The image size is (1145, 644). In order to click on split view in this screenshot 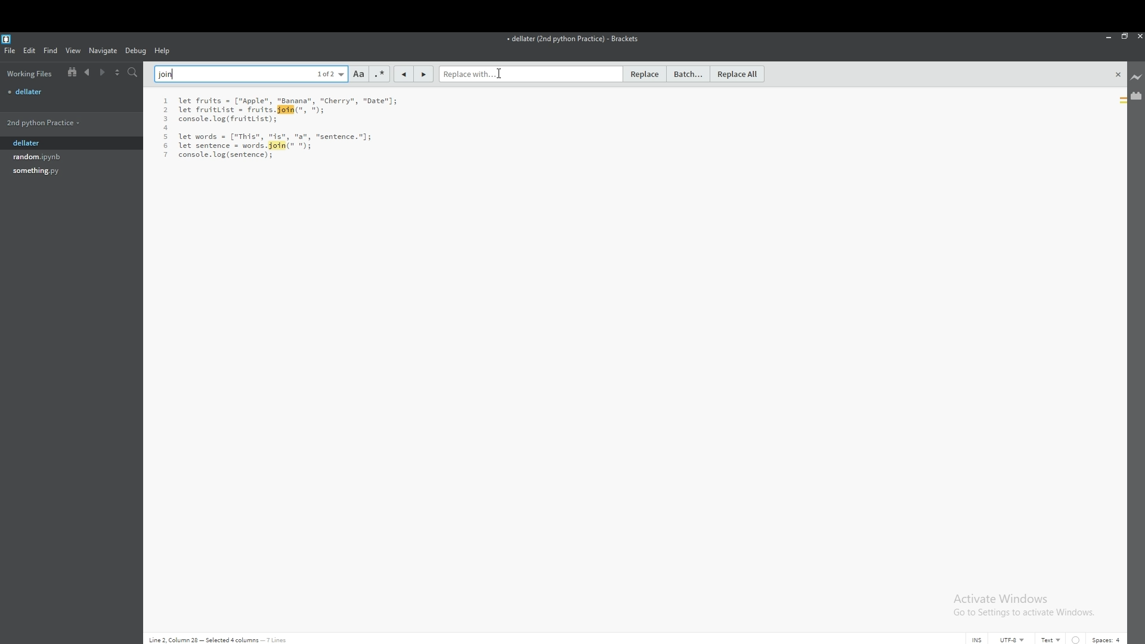, I will do `click(118, 72)`.